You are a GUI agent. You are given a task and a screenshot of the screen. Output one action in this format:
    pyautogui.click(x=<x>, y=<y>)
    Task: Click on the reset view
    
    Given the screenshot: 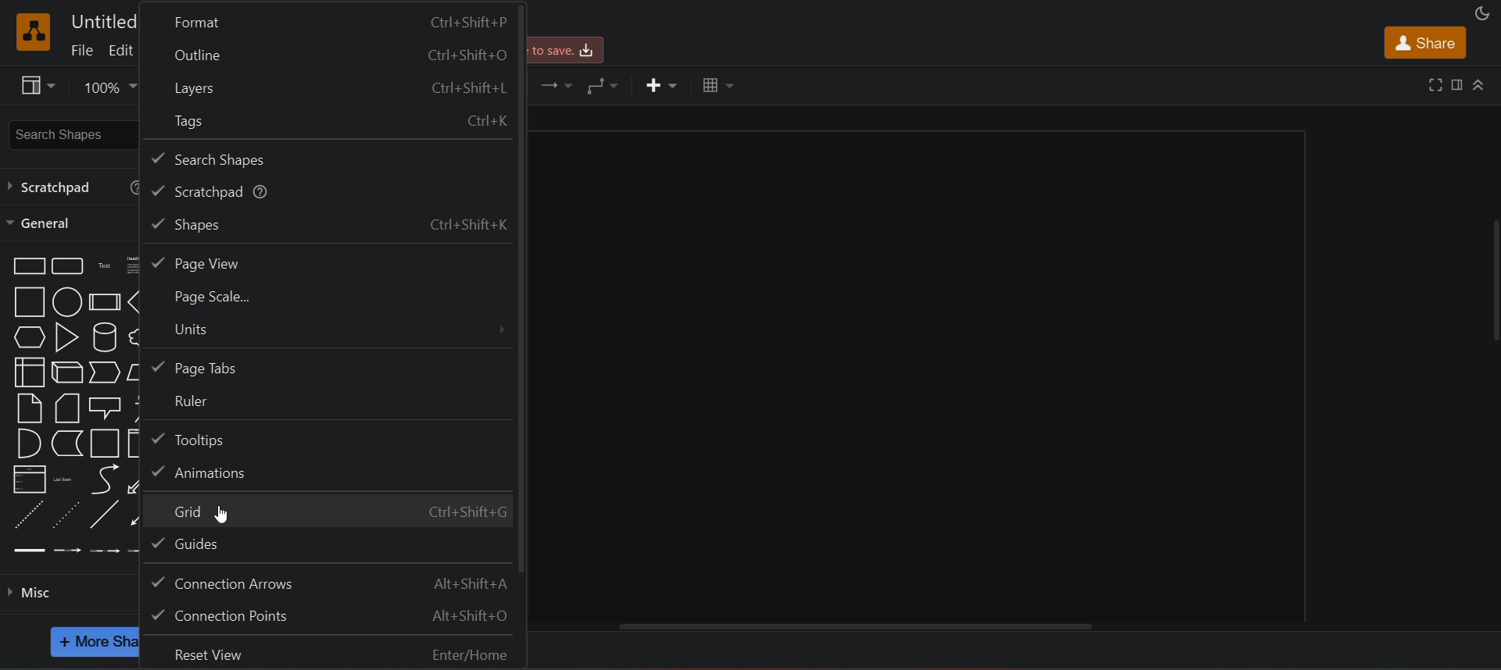 What is the action you would take?
    pyautogui.click(x=336, y=654)
    